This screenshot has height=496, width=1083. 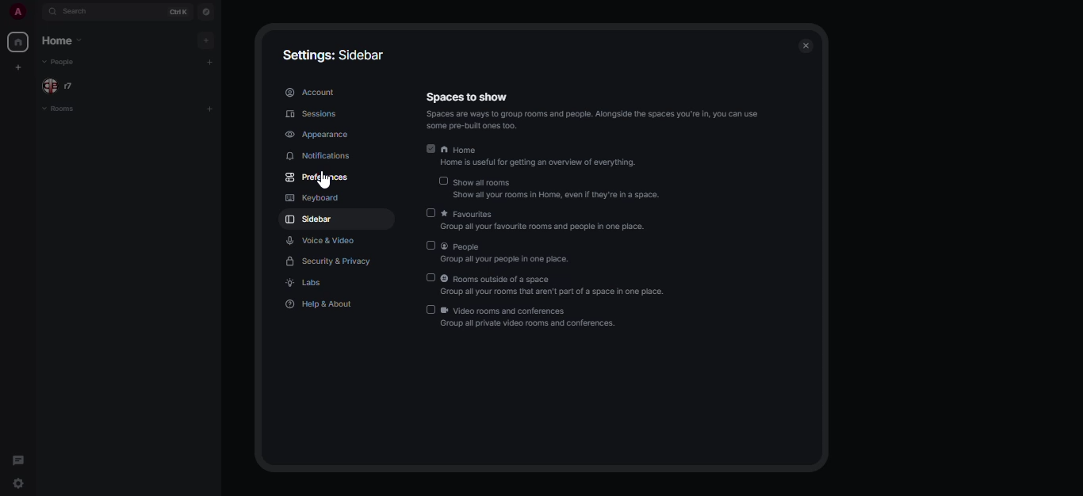 What do you see at coordinates (325, 182) in the screenshot?
I see `cursor` at bounding box center [325, 182].